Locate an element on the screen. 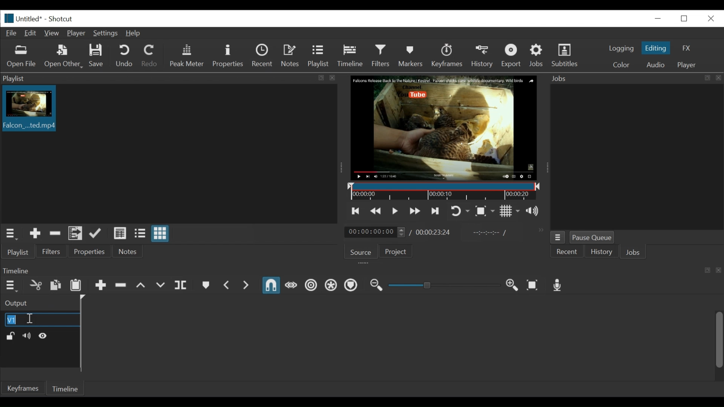 The width and height of the screenshot is (724, 407). Notes is located at coordinates (129, 252).